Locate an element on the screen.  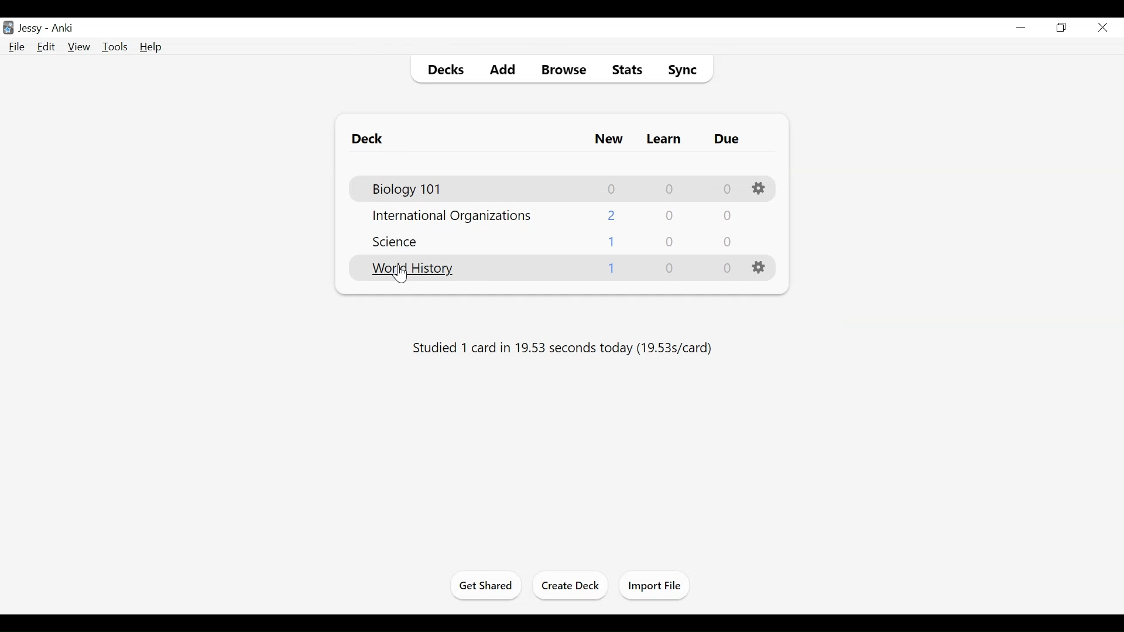
New Card Count is located at coordinates (612, 215).